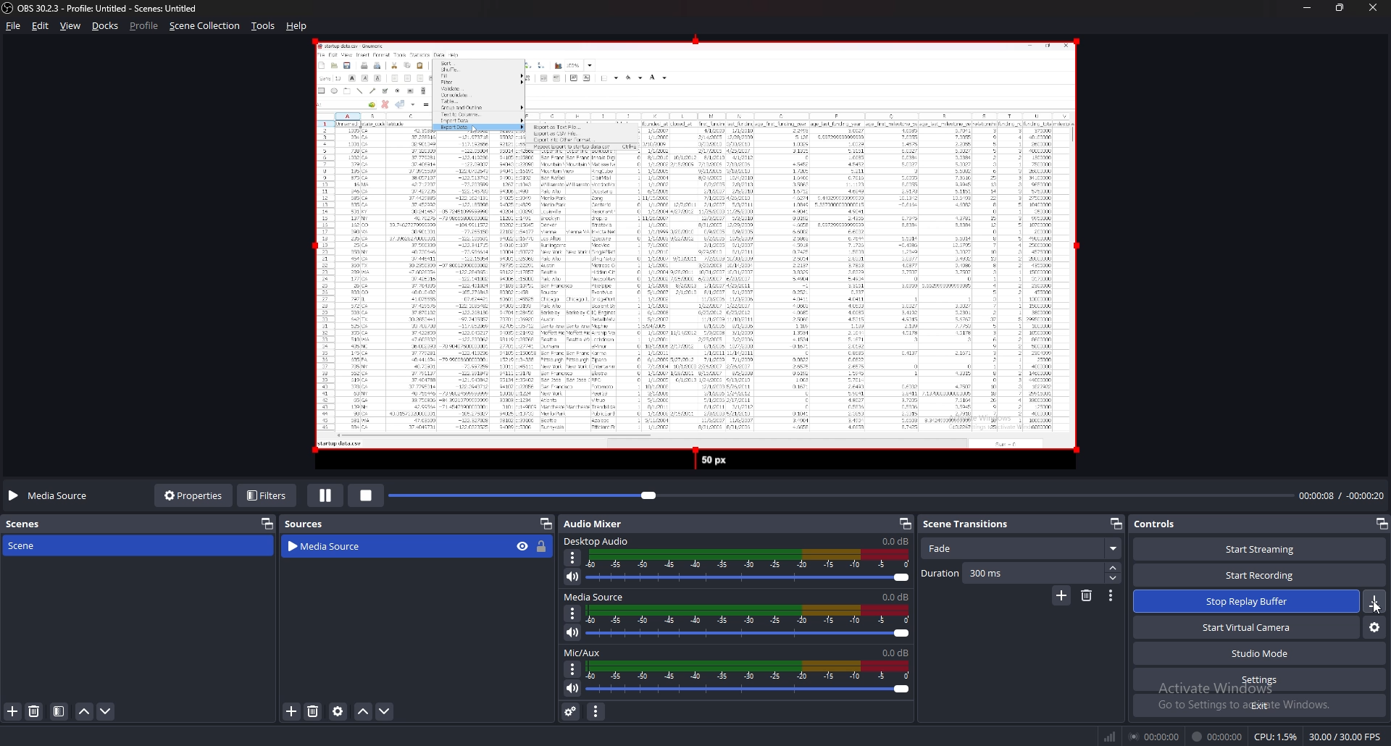  Describe the element at coordinates (1062, 595) in the screenshot. I see `add transition` at that location.